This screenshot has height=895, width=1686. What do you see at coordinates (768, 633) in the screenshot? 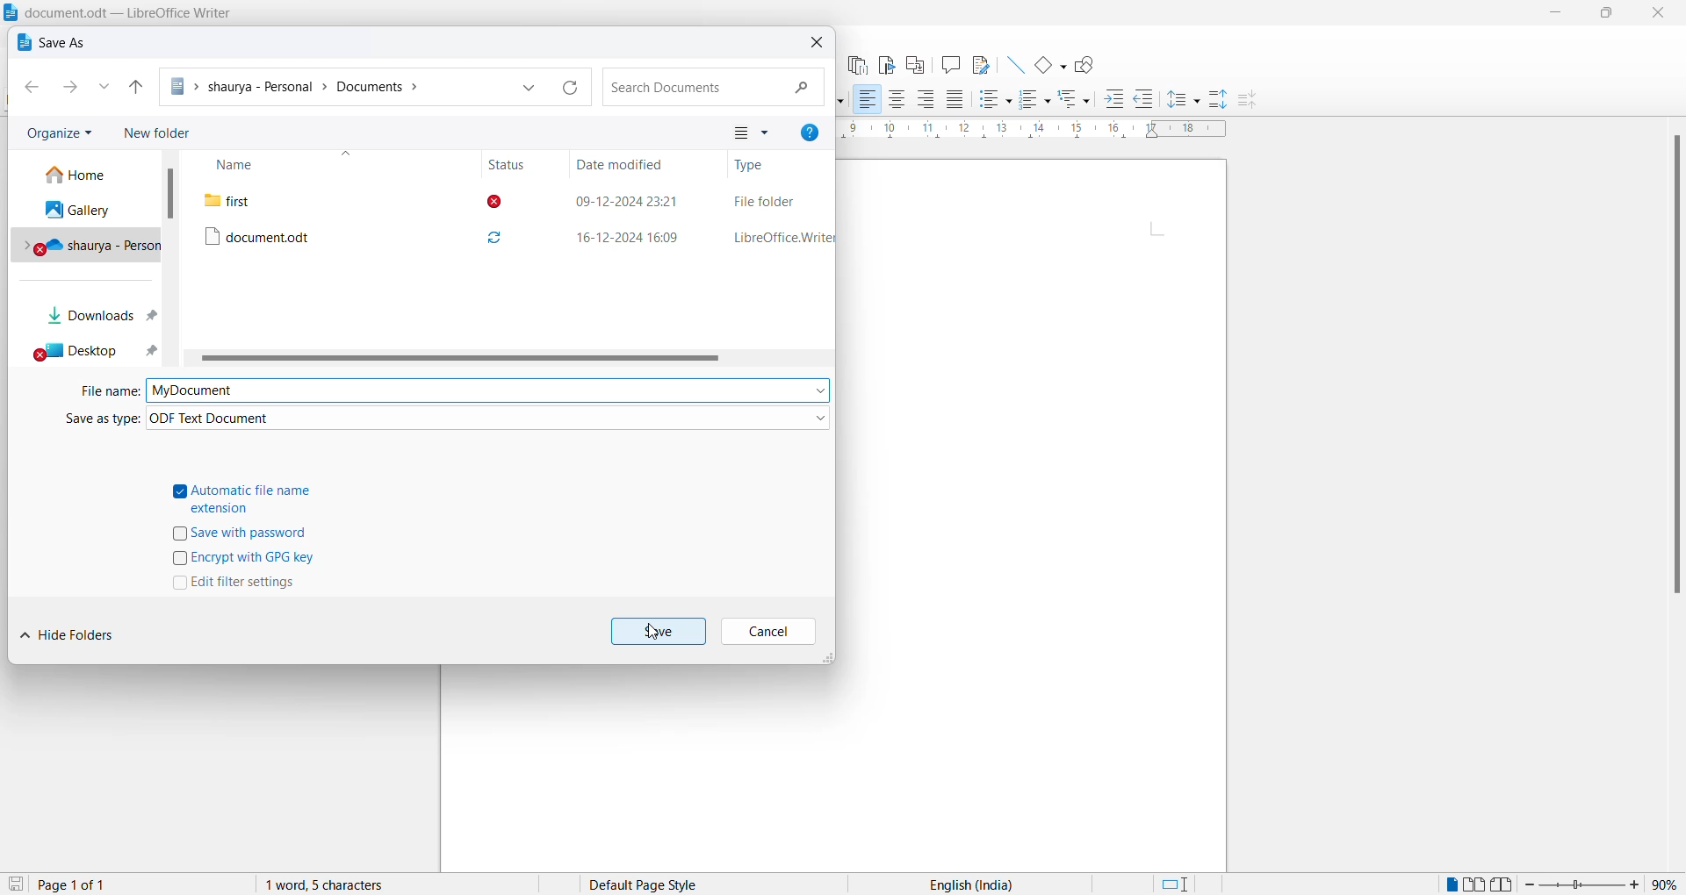
I see `cancel` at bounding box center [768, 633].